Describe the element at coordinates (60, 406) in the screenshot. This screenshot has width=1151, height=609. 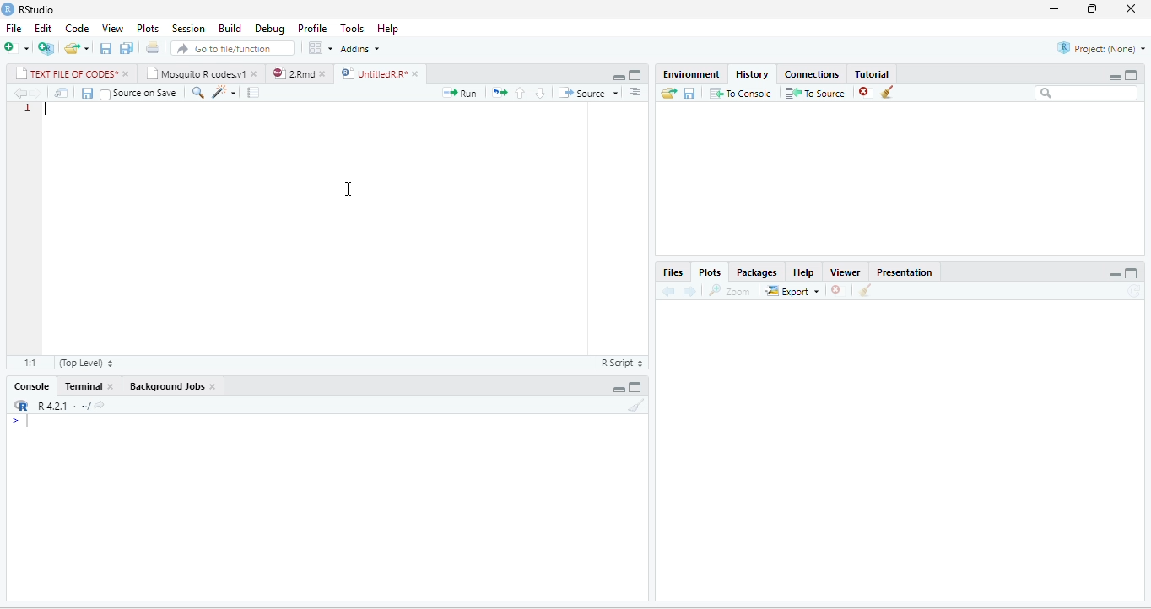
I see `R 4.2.1 .~/` at that location.